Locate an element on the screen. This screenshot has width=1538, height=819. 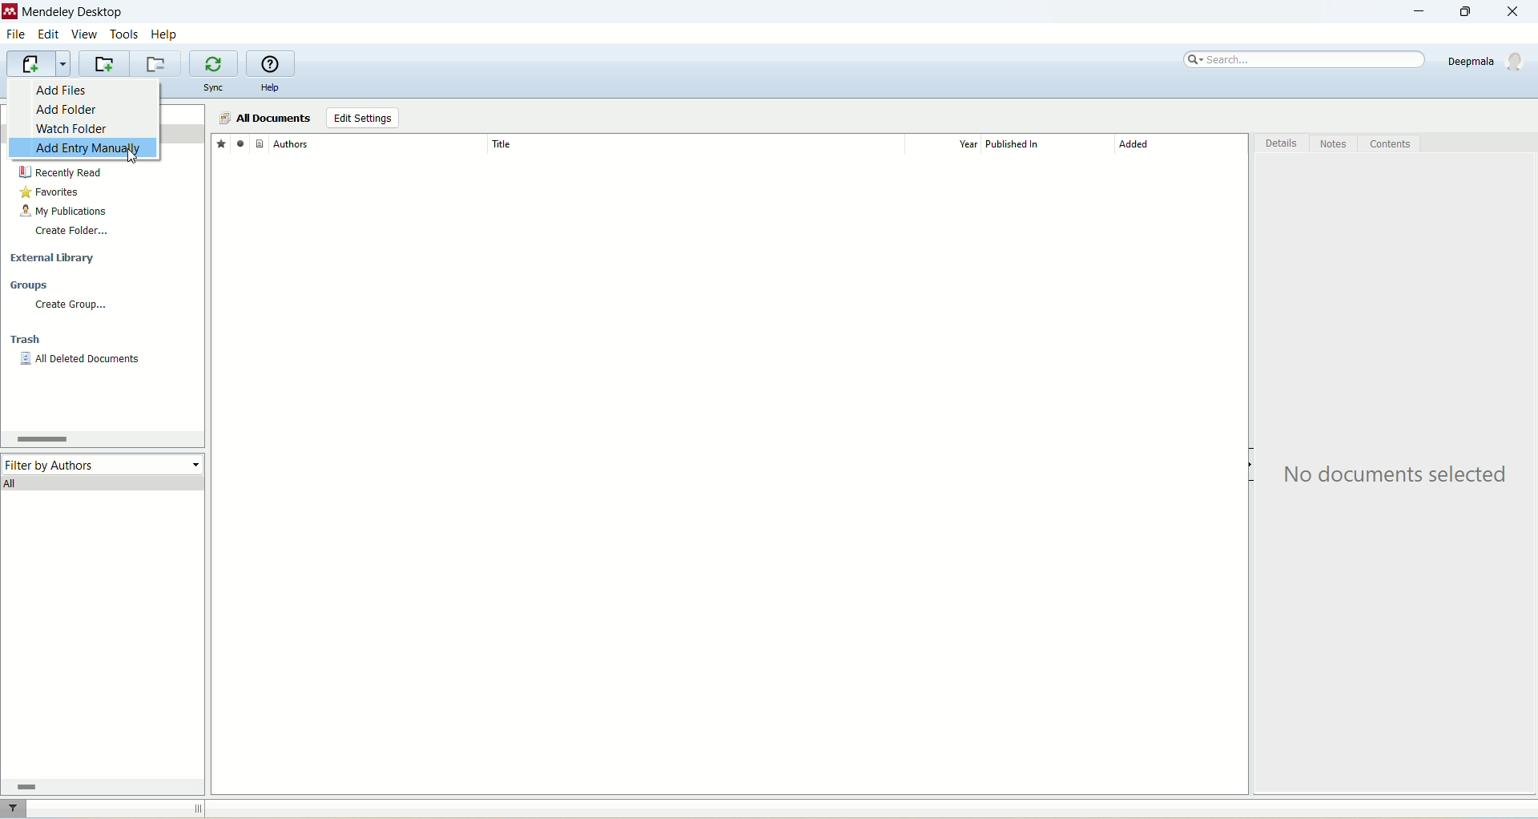
trash is located at coordinates (28, 341).